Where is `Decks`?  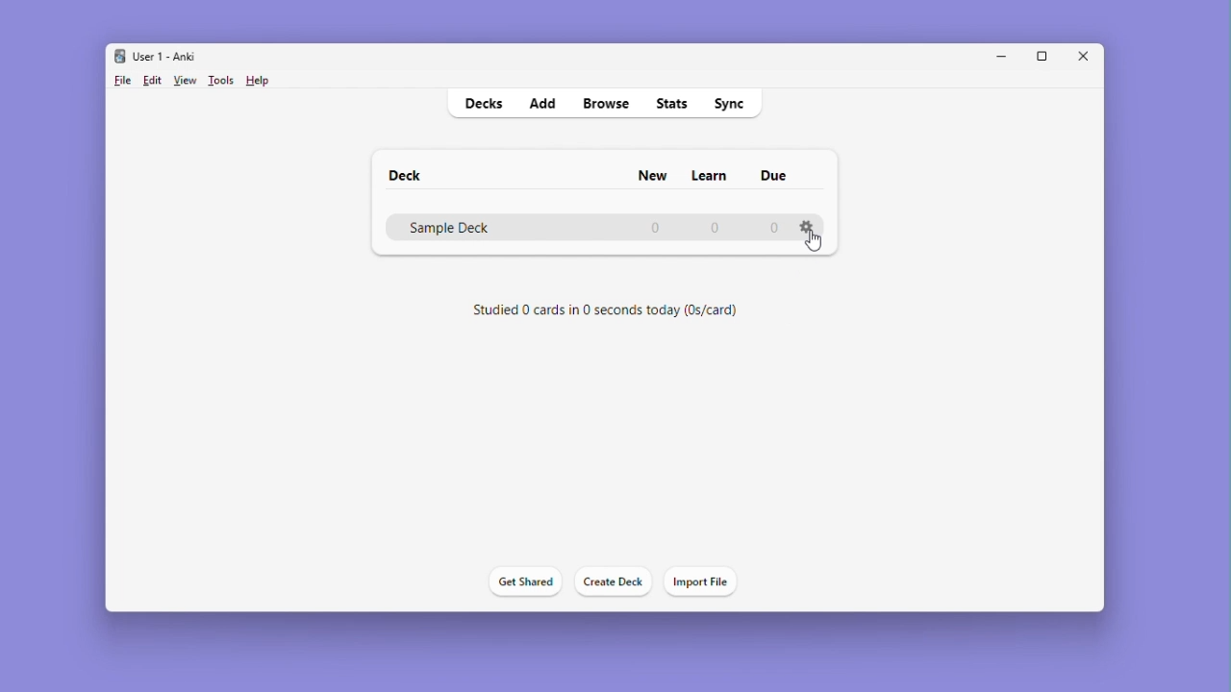 Decks is located at coordinates (482, 104).